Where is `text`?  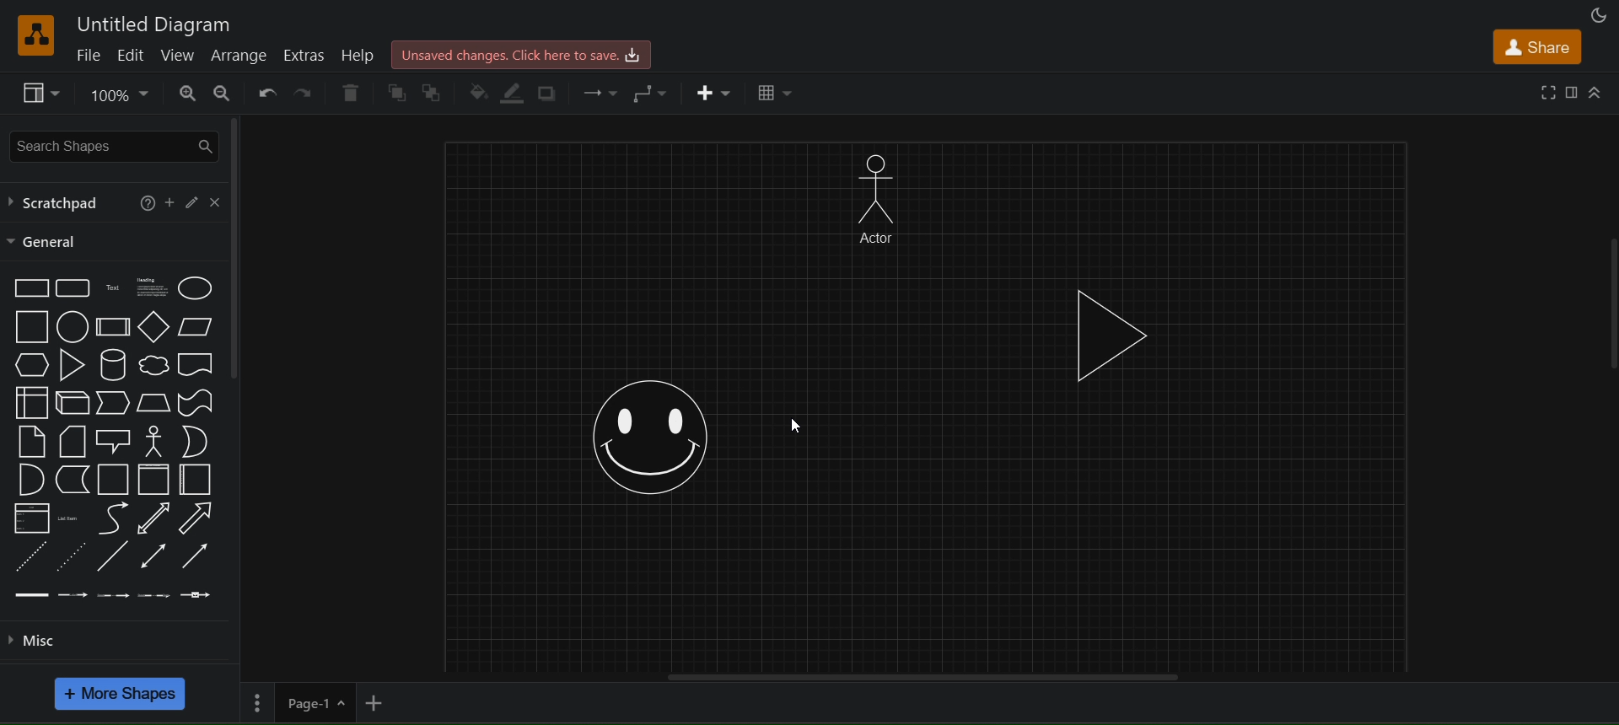
text is located at coordinates (110, 289).